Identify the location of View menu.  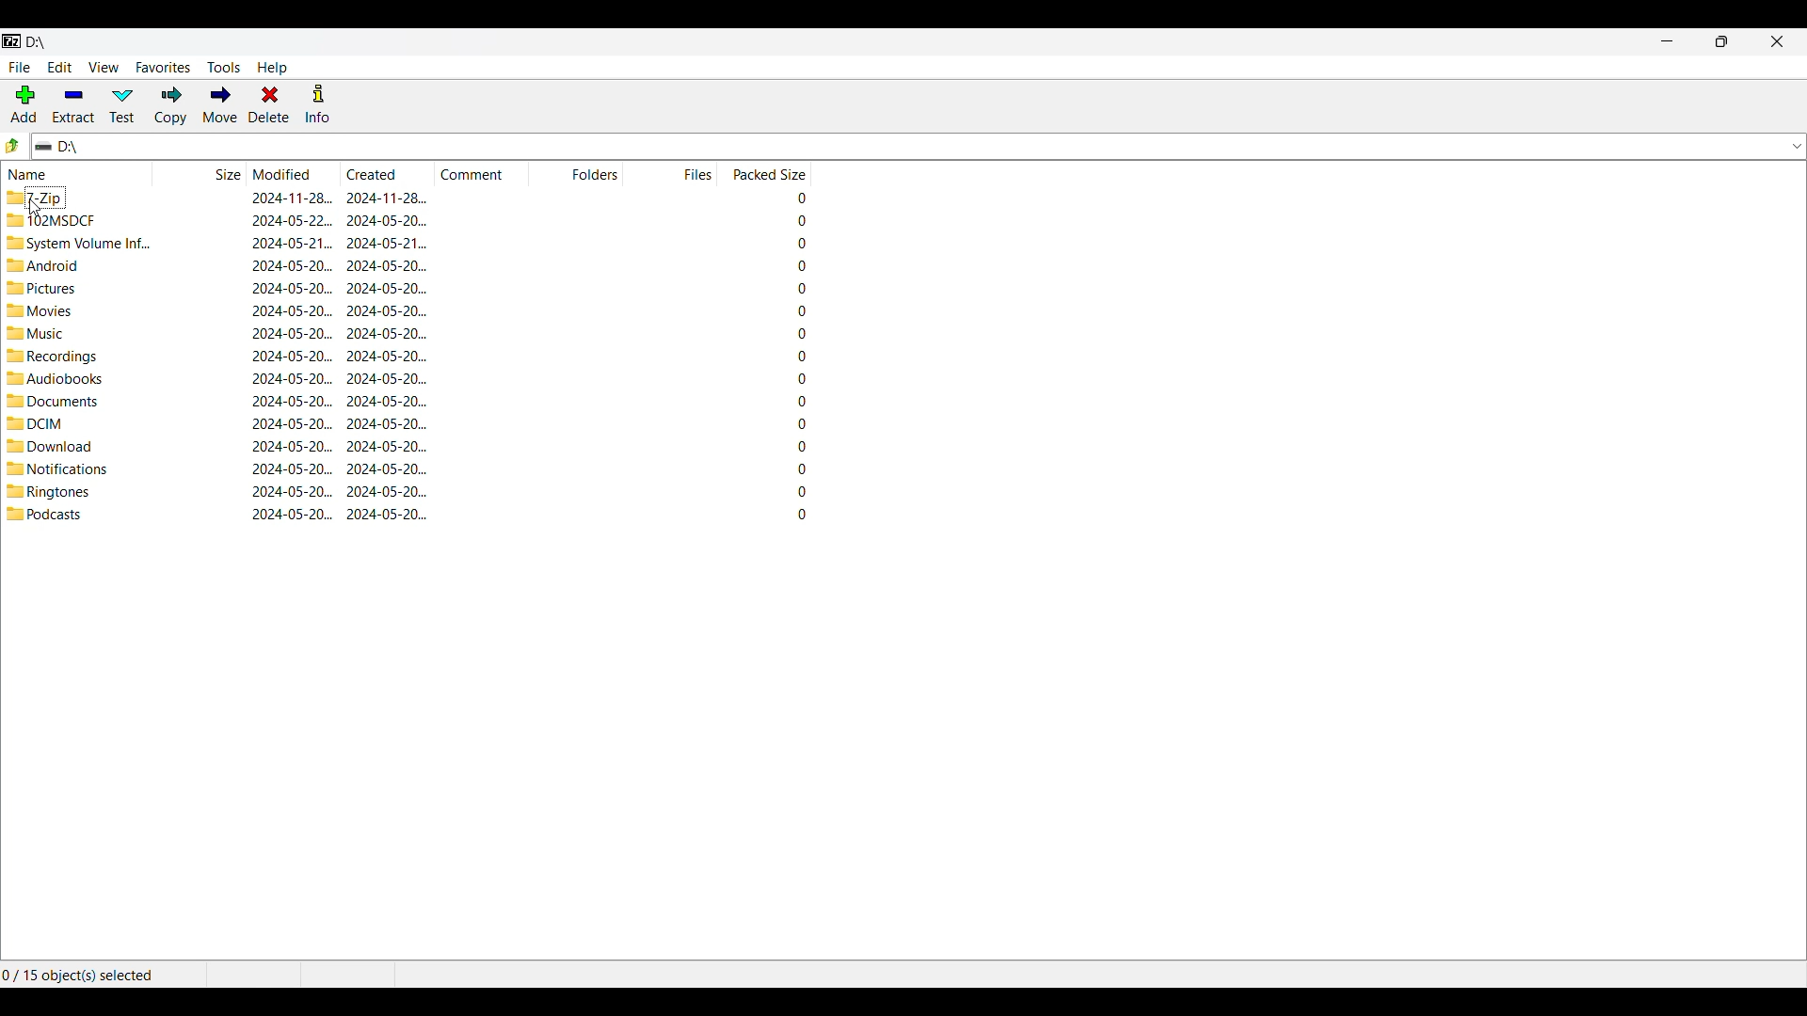
(104, 68).